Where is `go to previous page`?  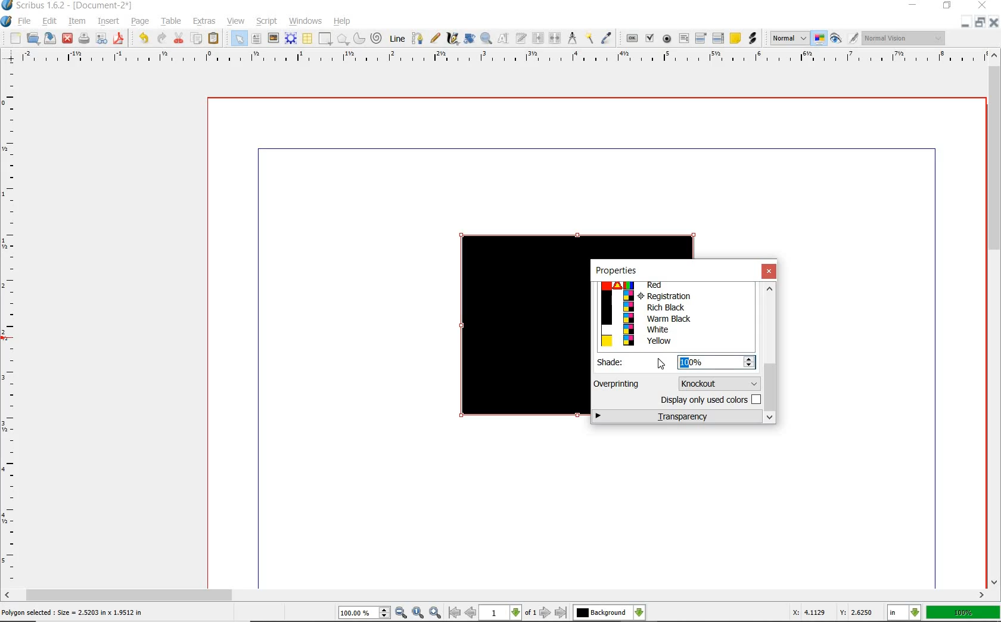 go to previous page is located at coordinates (471, 613).